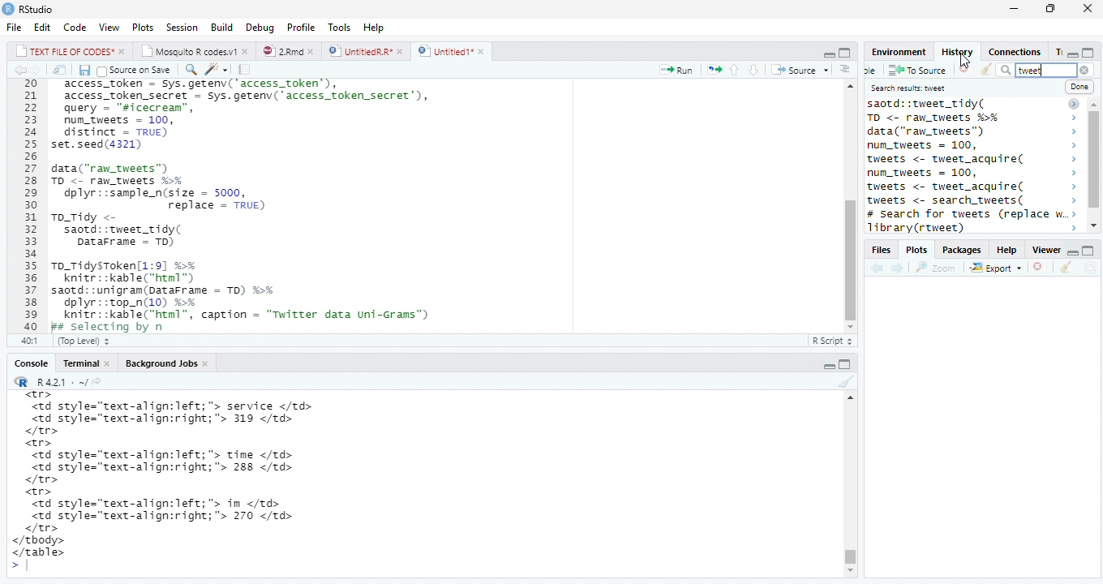 Image resolution: width=1103 pixels, height=584 pixels. What do you see at coordinates (830, 341) in the screenshot?
I see `R Script ` at bounding box center [830, 341].